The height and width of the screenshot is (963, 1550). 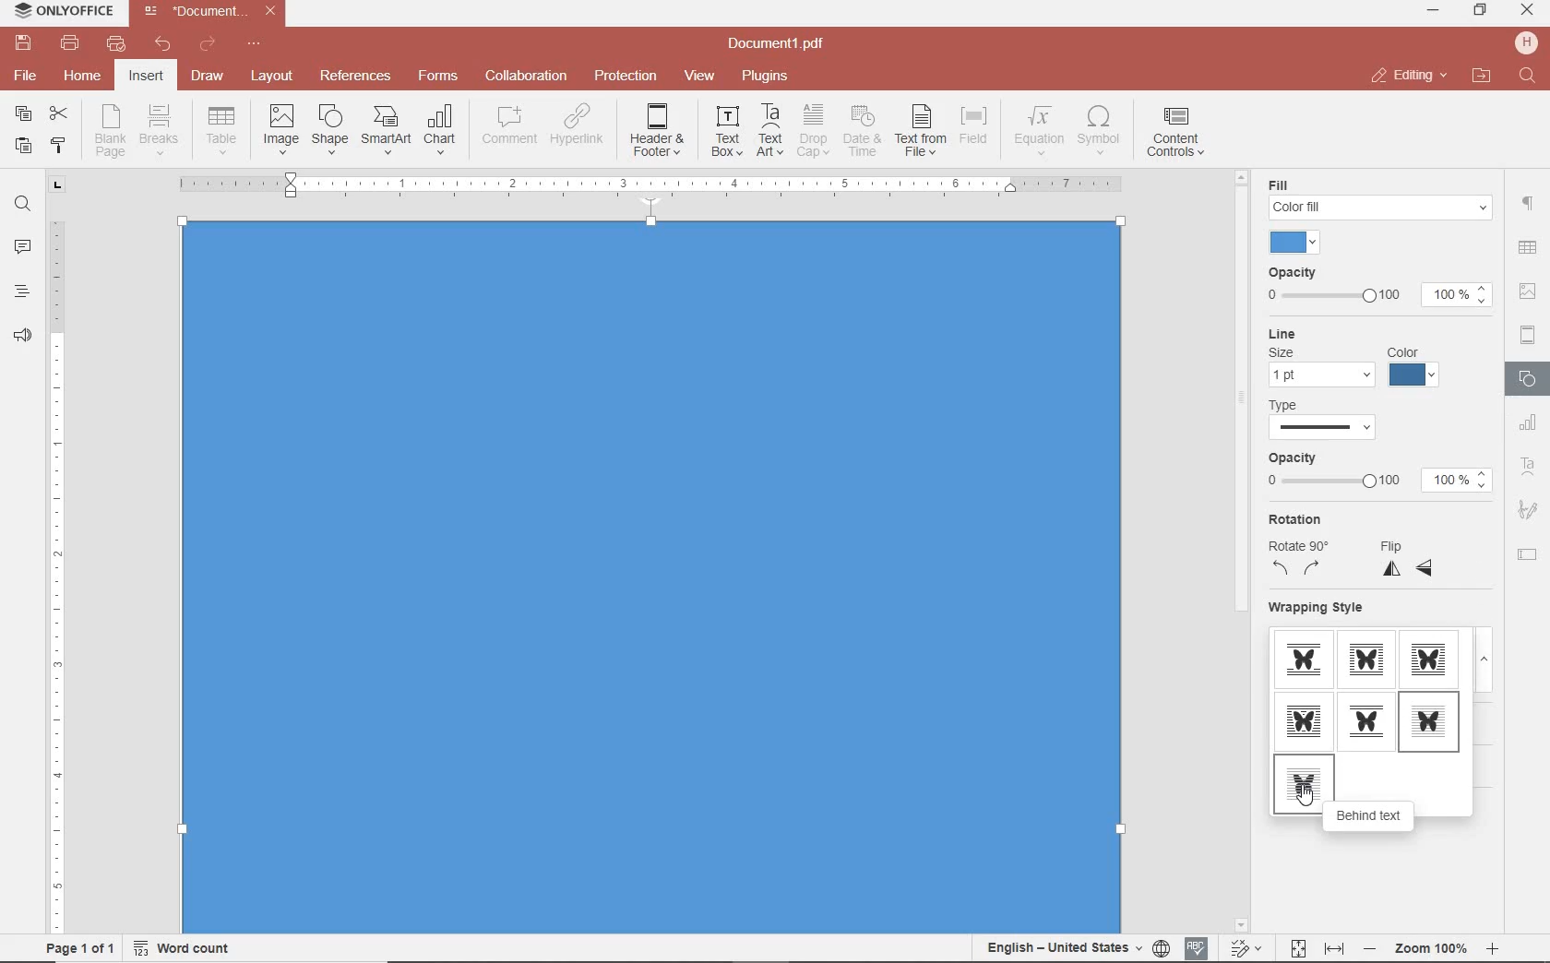 I want to click on DROP CAP, so click(x=813, y=131).